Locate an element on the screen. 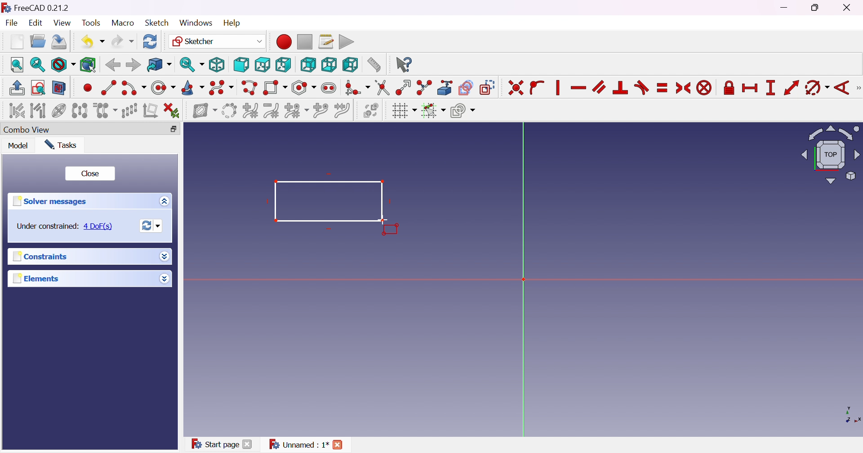 Image resolution: width=863 pixels, height=453 pixels. Select associated constraints is located at coordinates (17, 110).